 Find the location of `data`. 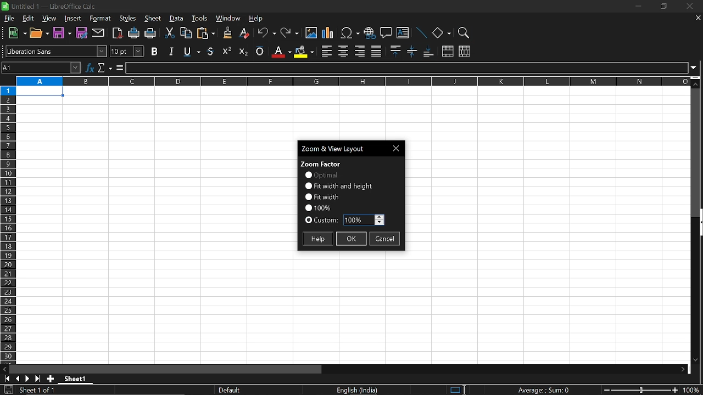

data is located at coordinates (177, 19).